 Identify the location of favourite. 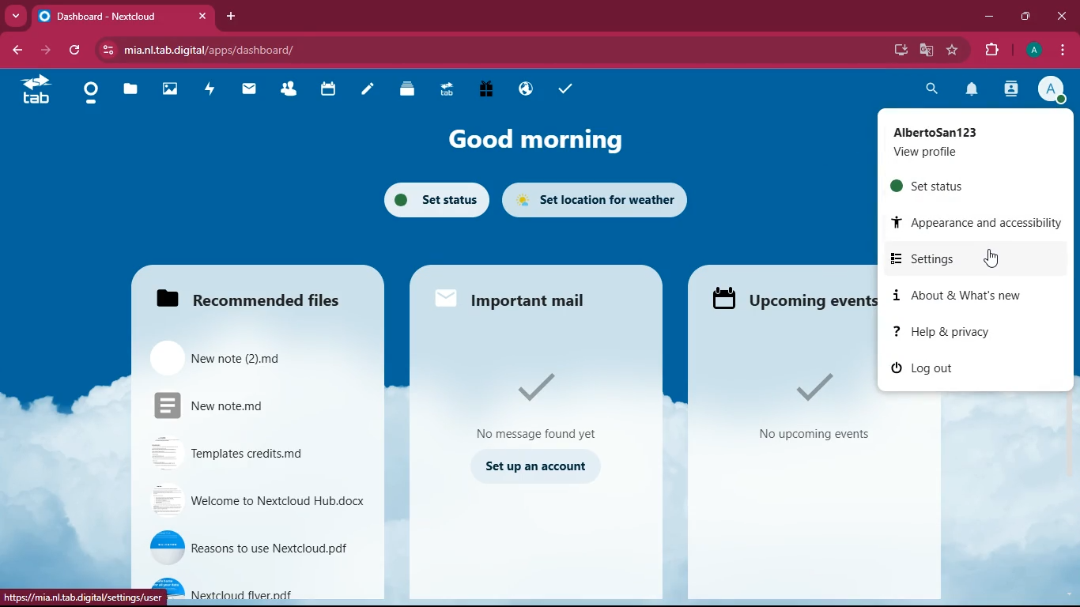
(953, 50).